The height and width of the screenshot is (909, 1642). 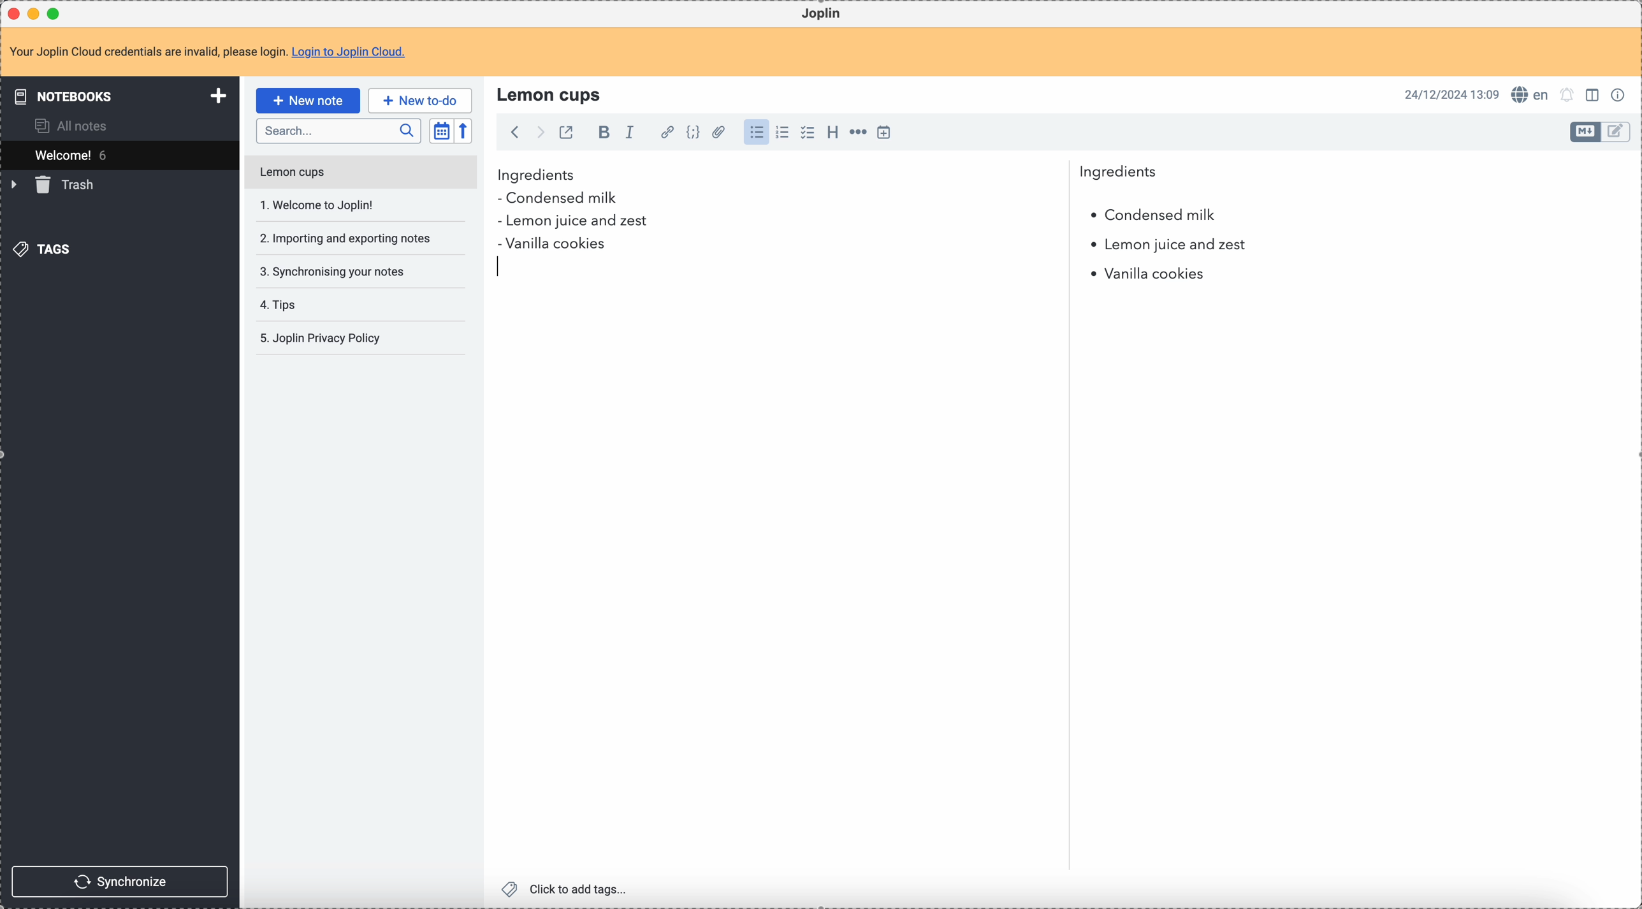 I want to click on bold, so click(x=600, y=133).